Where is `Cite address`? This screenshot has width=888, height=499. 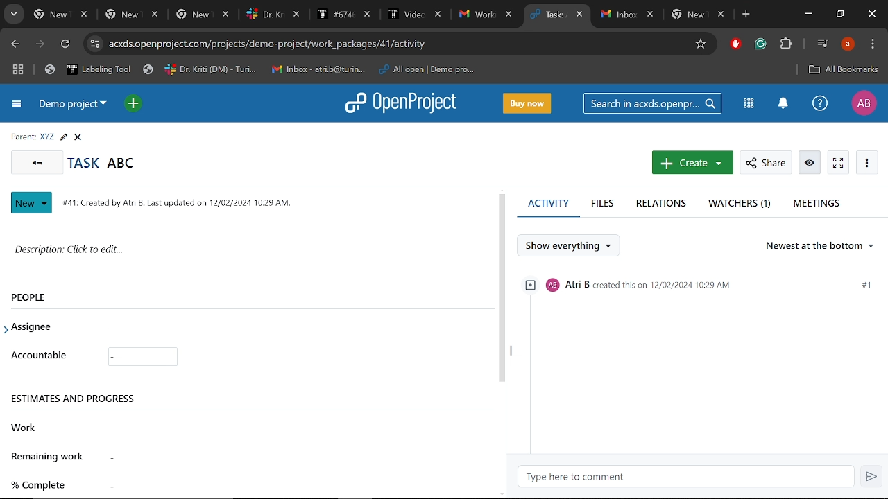 Cite address is located at coordinates (398, 44).